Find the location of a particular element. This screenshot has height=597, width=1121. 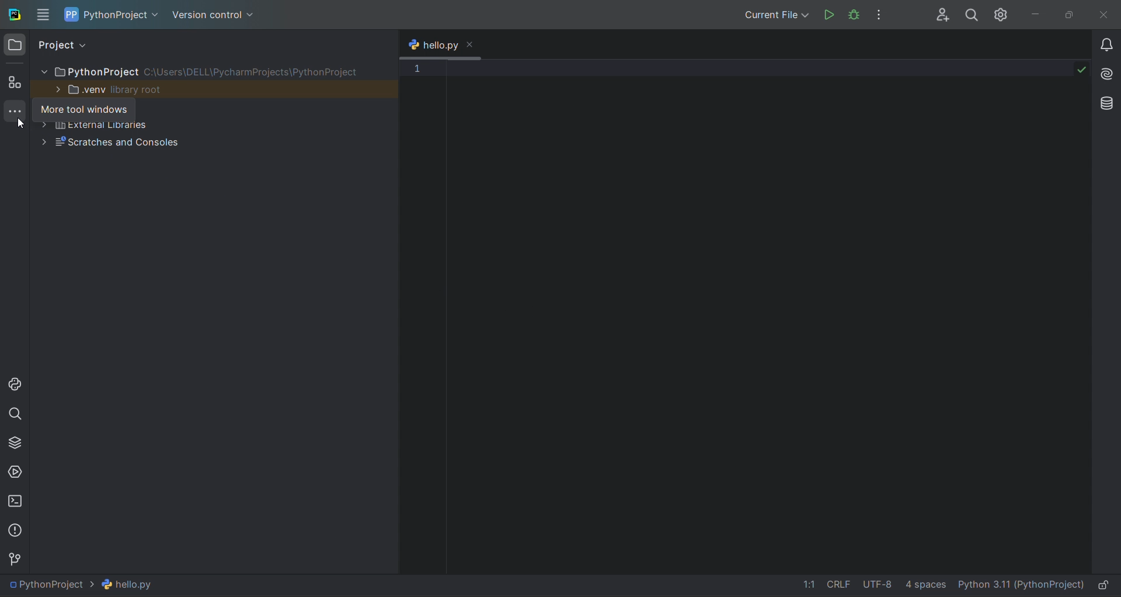

current project is located at coordinates (122, 18).